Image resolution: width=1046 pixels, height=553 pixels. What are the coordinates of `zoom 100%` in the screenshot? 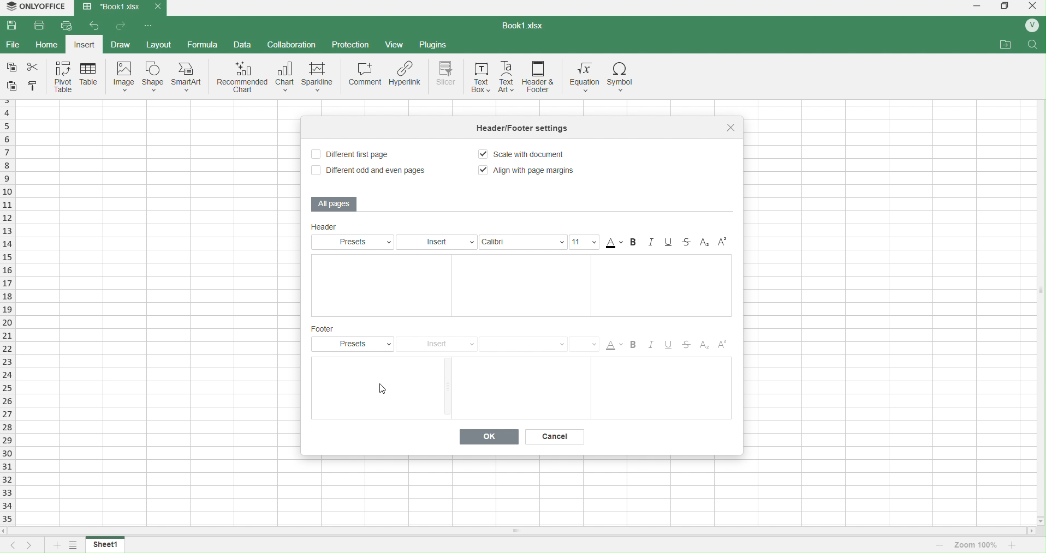 It's located at (977, 544).